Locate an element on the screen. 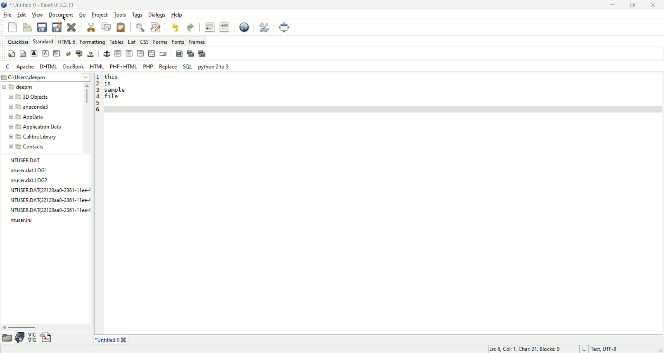 This screenshot has height=353, width=664. HTML is located at coordinates (96, 67).